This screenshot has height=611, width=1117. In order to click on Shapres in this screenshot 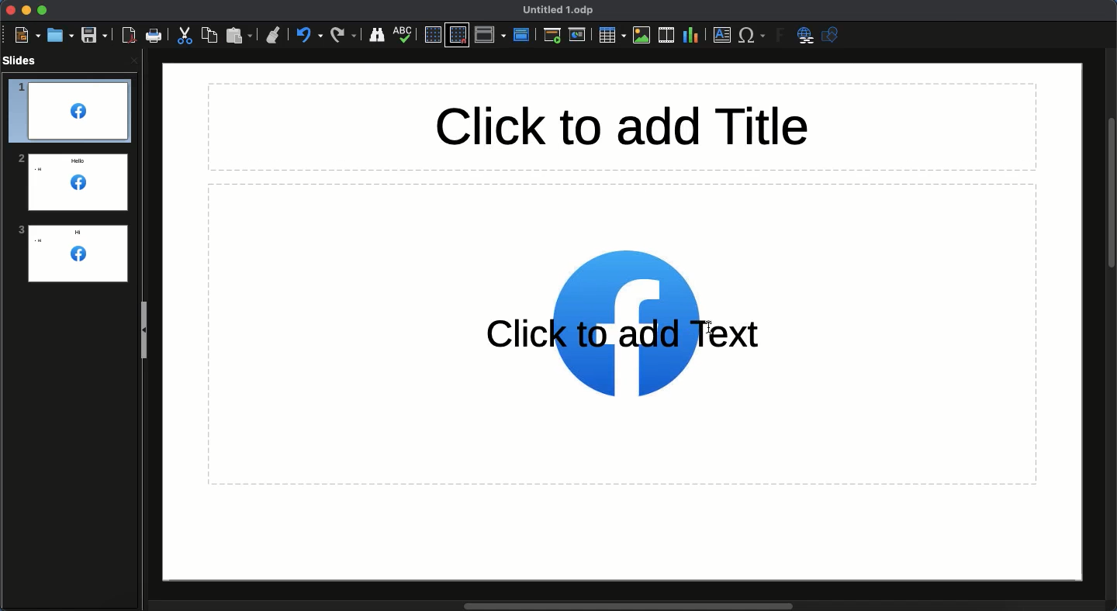, I will do `click(833, 35)`.